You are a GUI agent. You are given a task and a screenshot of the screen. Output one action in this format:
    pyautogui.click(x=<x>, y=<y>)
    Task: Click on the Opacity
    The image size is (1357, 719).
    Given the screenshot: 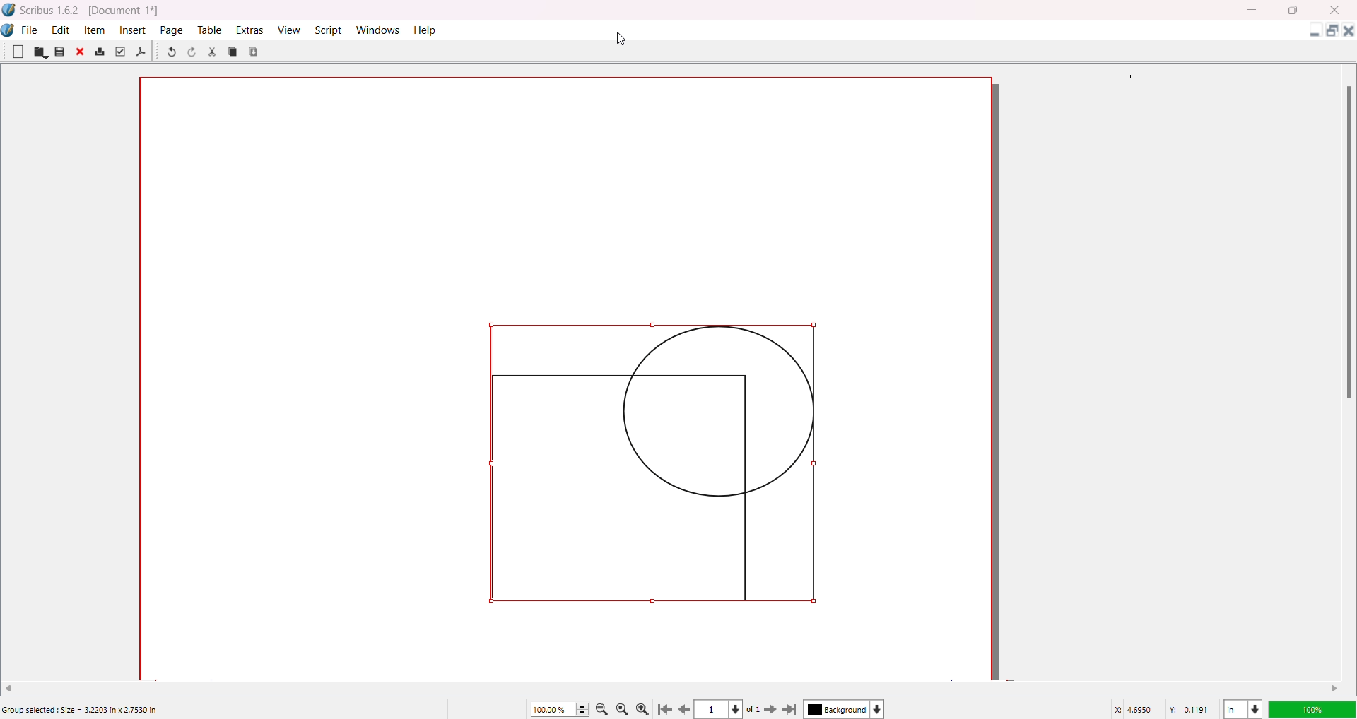 What is the action you would take?
    pyautogui.click(x=1311, y=707)
    